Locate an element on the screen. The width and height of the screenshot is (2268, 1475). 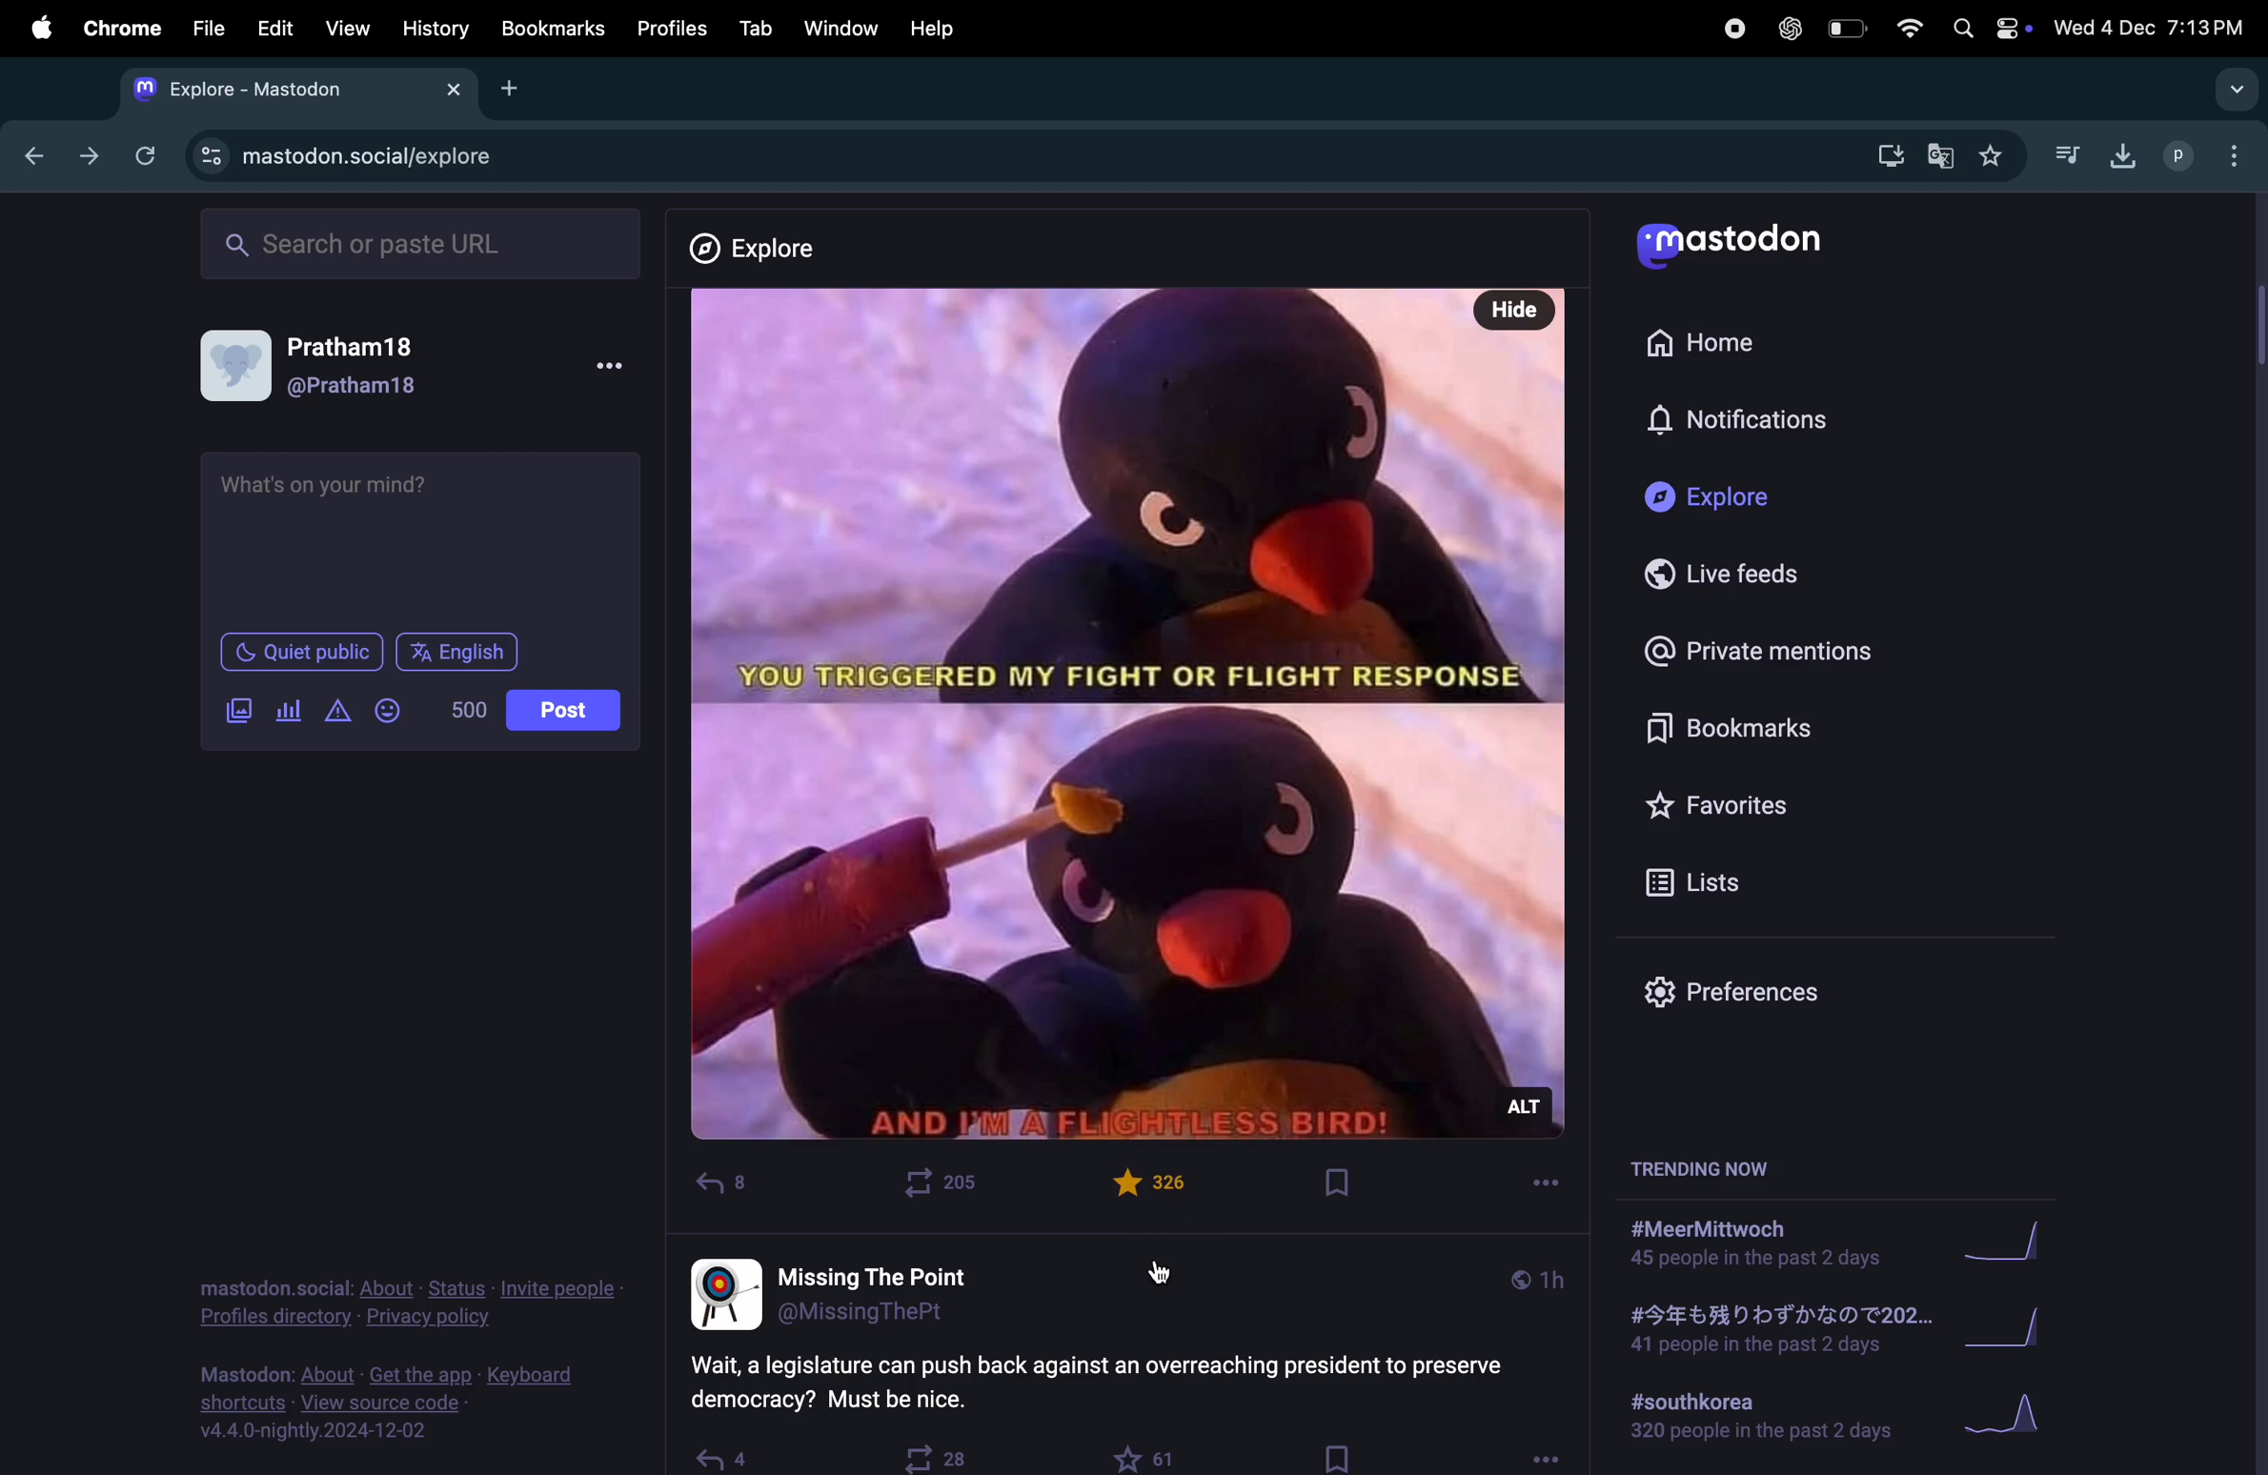
user profle is located at coordinates (2205, 158).